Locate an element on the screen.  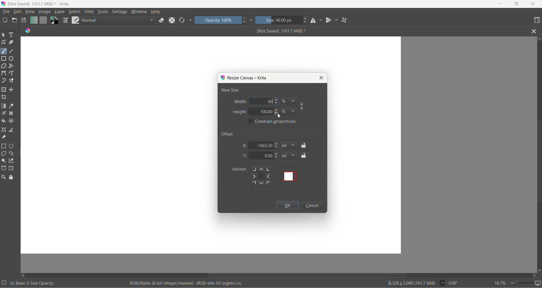
assistant tool is located at coordinates (5, 130).